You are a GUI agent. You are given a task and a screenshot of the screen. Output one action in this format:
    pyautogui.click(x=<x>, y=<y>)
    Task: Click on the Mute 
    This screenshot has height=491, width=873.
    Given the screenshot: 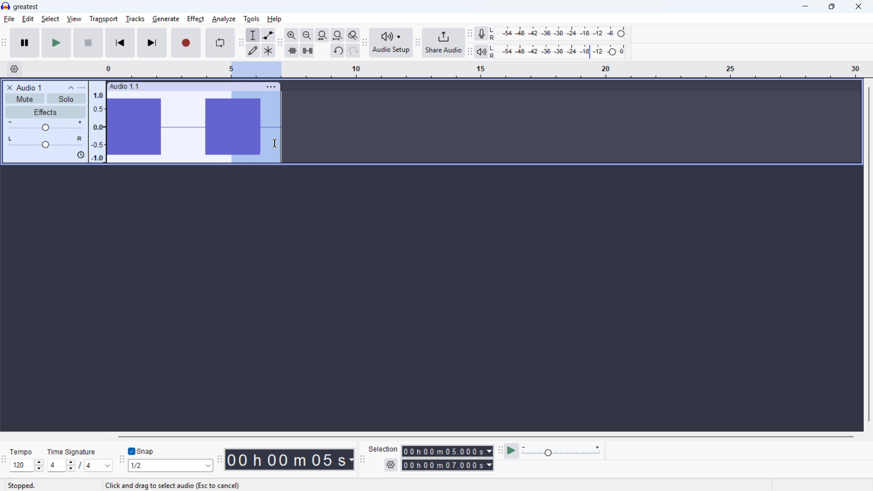 What is the action you would take?
    pyautogui.click(x=25, y=98)
    